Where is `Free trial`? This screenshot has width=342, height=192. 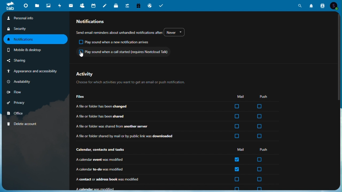 Free trial is located at coordinates (138, 5).